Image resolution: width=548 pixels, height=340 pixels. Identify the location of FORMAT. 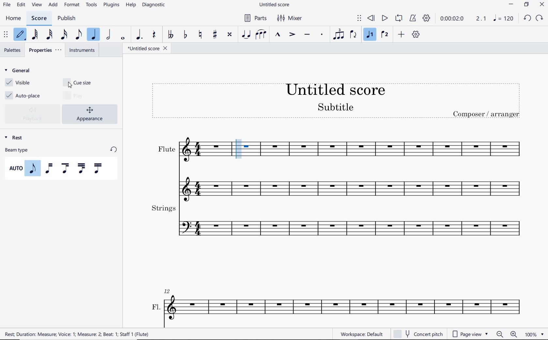
(72, 4).